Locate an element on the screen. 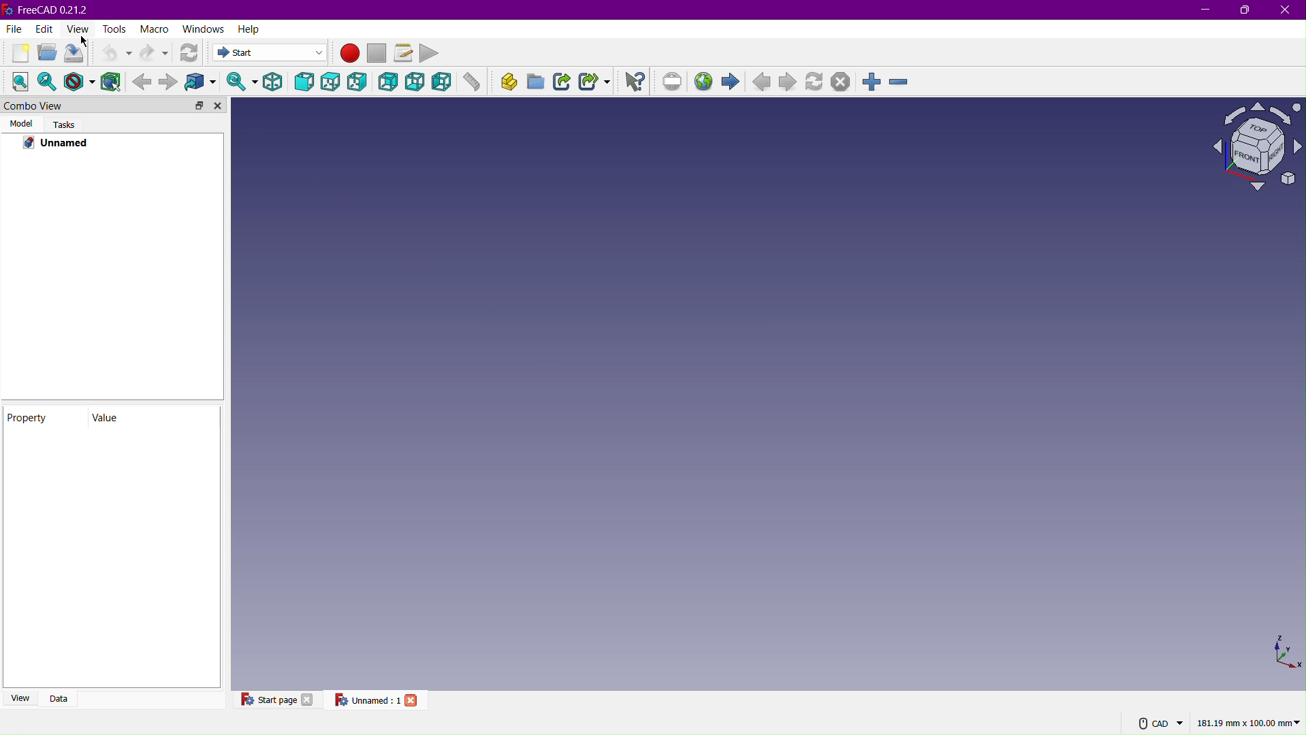 The width and height of the screenshot is (1306, 735). Left is located at coordinates (444, 83).